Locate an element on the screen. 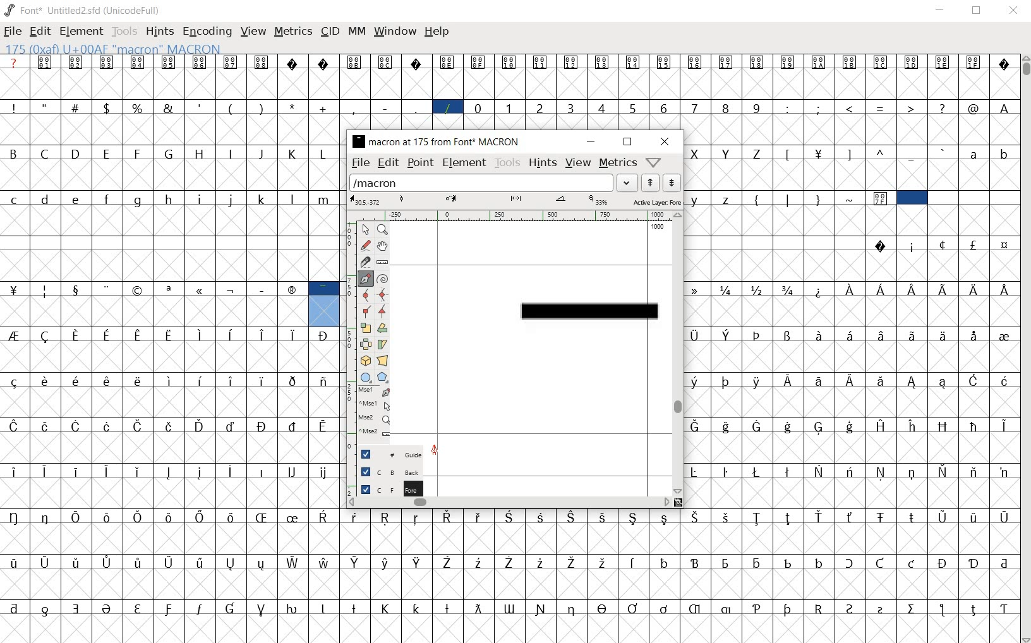 This screenshot has width=1031, height=643. Symbol is located at coordinates (293, 380).